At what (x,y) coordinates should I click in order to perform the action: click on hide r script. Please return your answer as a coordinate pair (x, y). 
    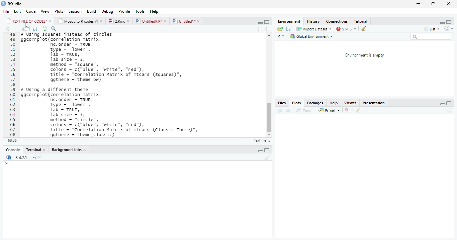
    Looking at the image, I should click on (442, 22).